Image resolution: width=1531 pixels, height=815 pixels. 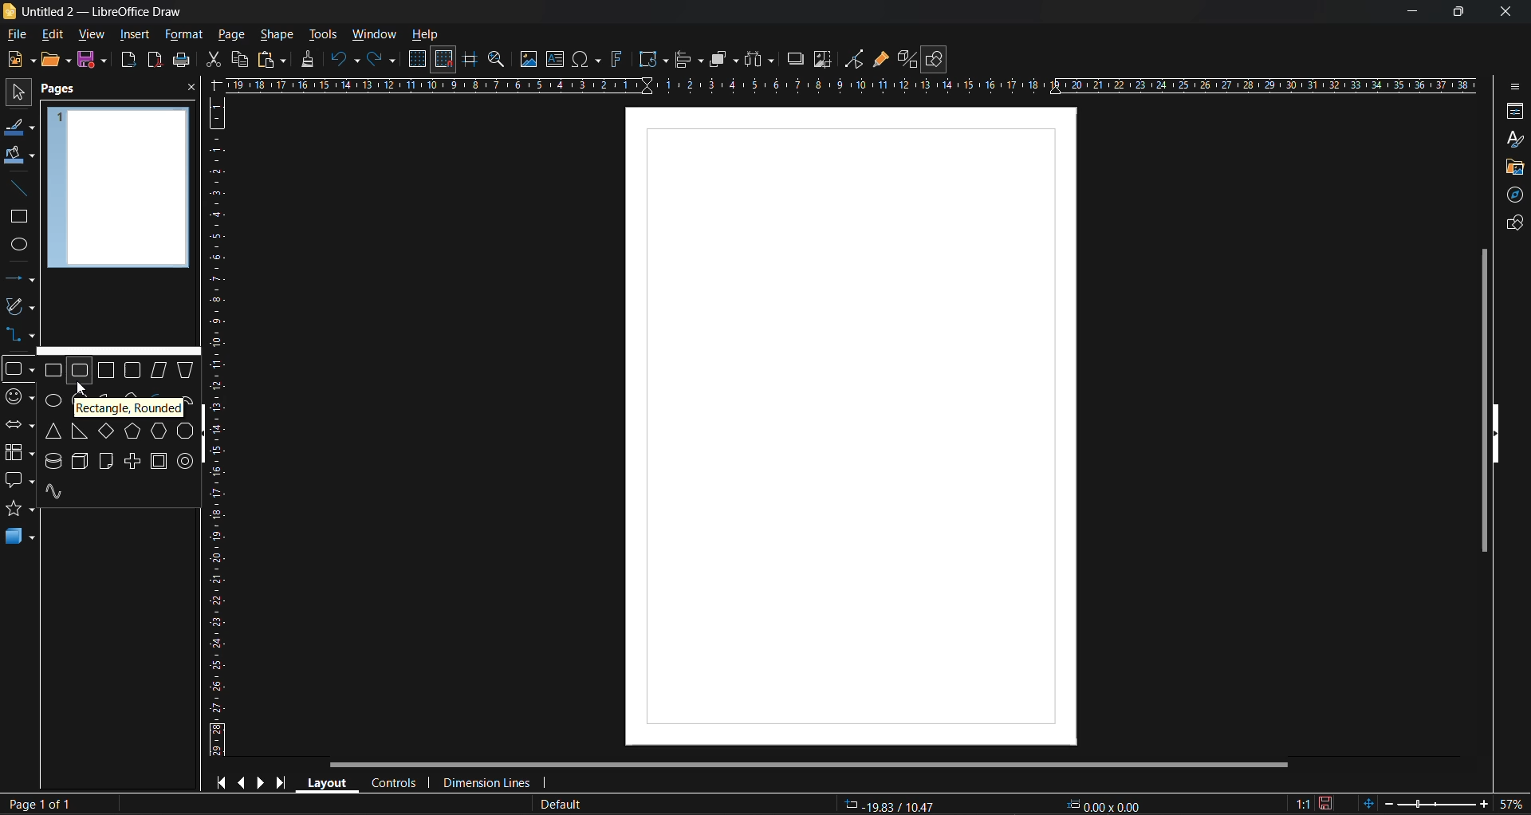 What do you see at coordinates (135, 461) in the screenshot?
I see `cross` at bounding box center [135, 461].